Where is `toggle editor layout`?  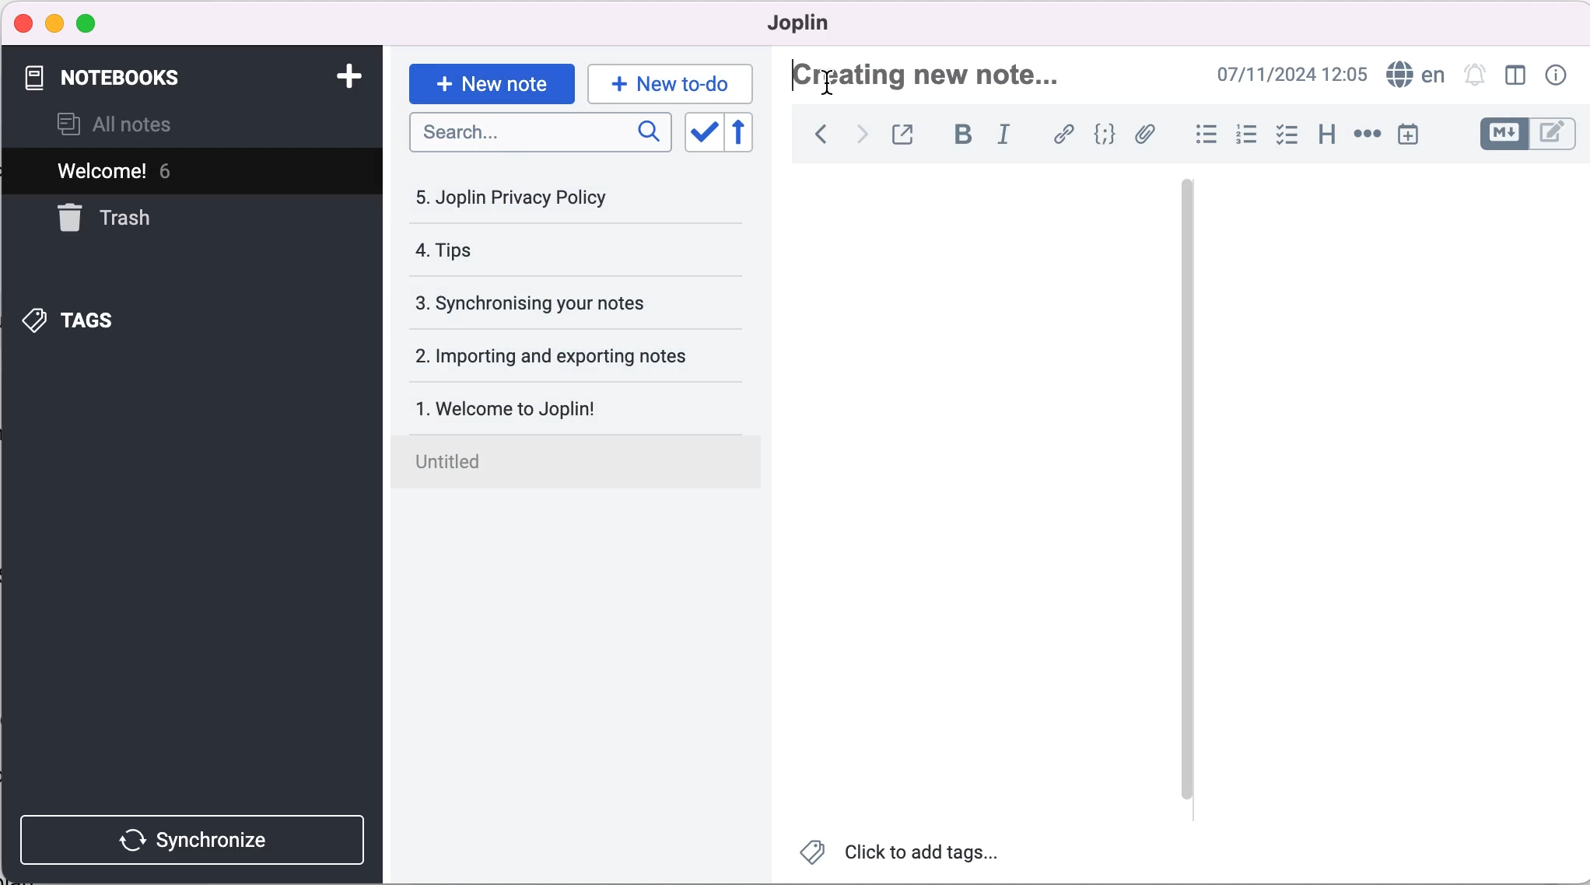
toggle editor layout is located at coordinates (1515, 75).